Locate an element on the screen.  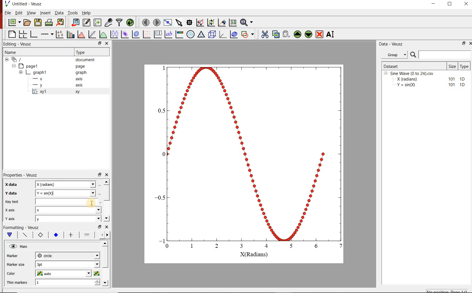
3d graph is located at coordinates (223, 34).